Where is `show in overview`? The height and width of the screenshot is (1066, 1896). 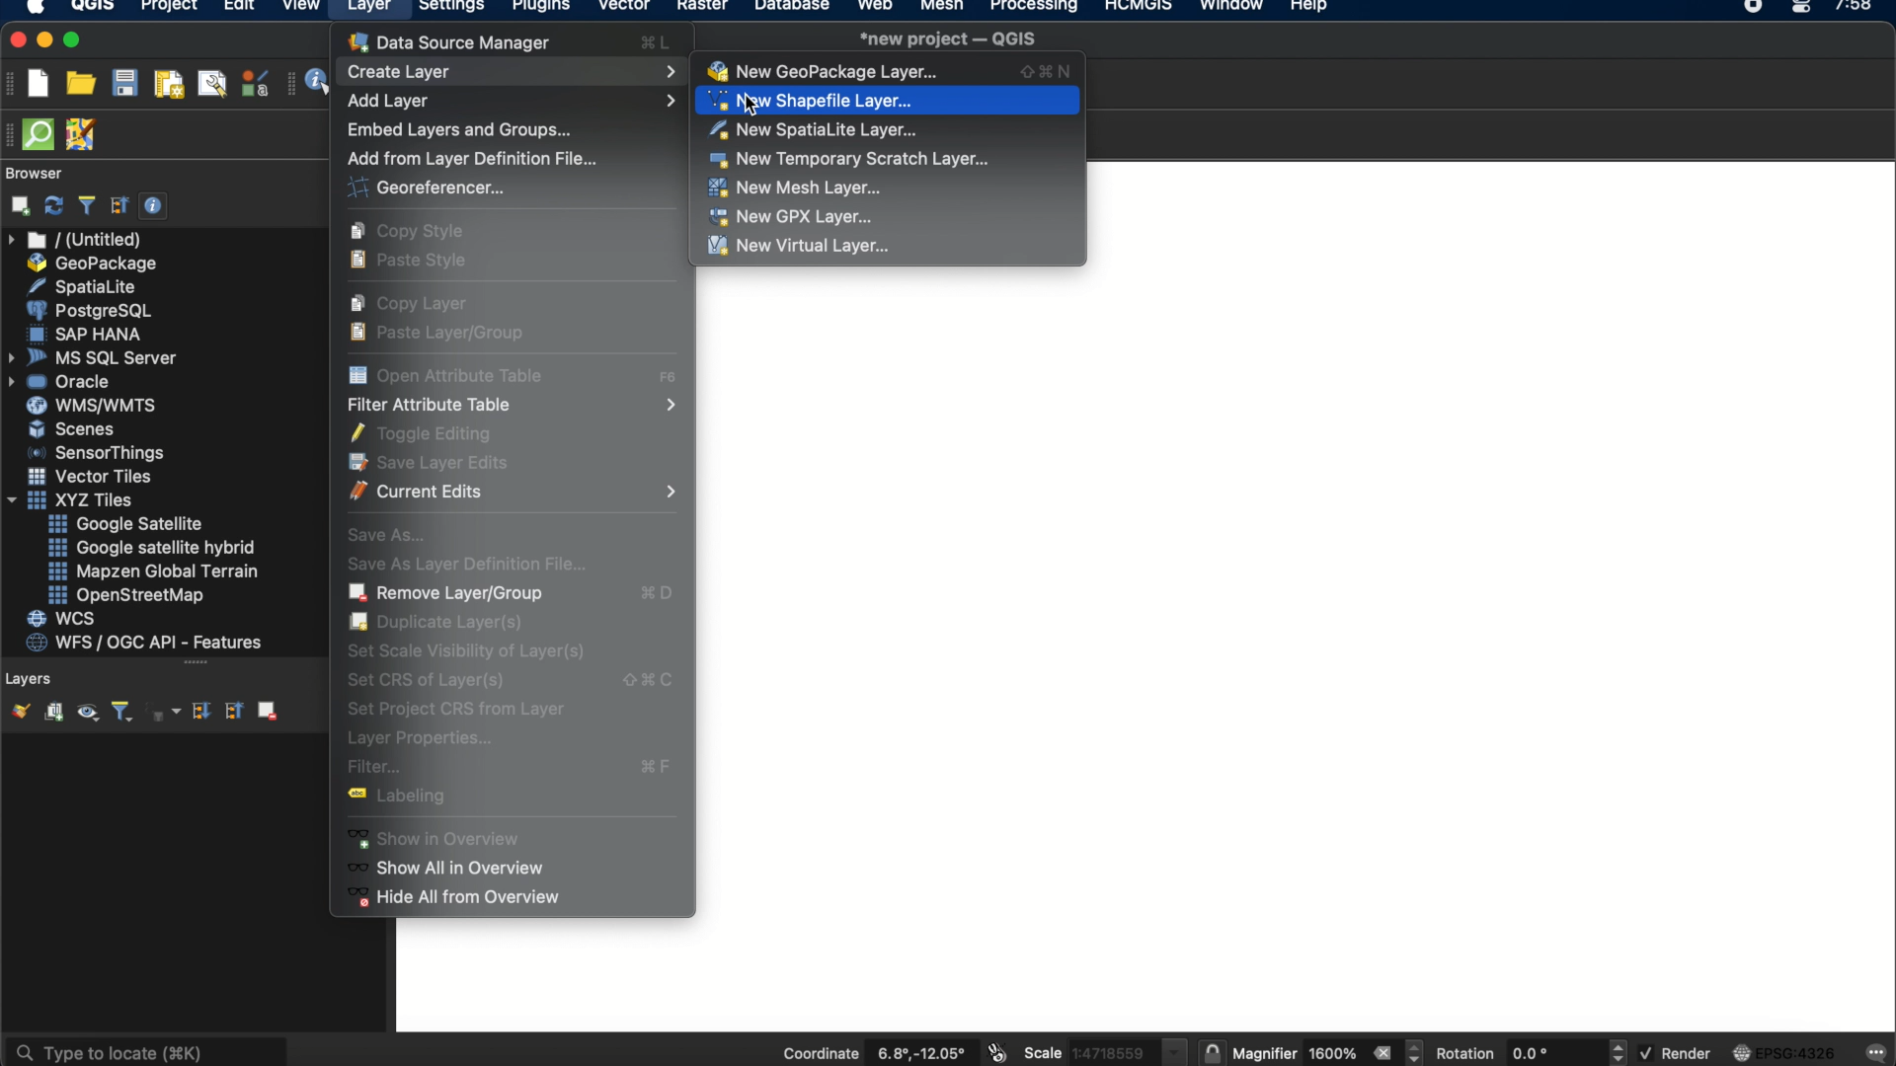
show in overview is located at coordinates (434, 839).